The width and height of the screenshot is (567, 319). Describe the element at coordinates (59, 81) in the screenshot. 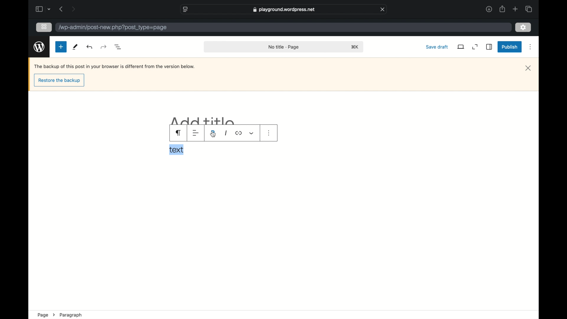

I see `restore the backup` at that location.